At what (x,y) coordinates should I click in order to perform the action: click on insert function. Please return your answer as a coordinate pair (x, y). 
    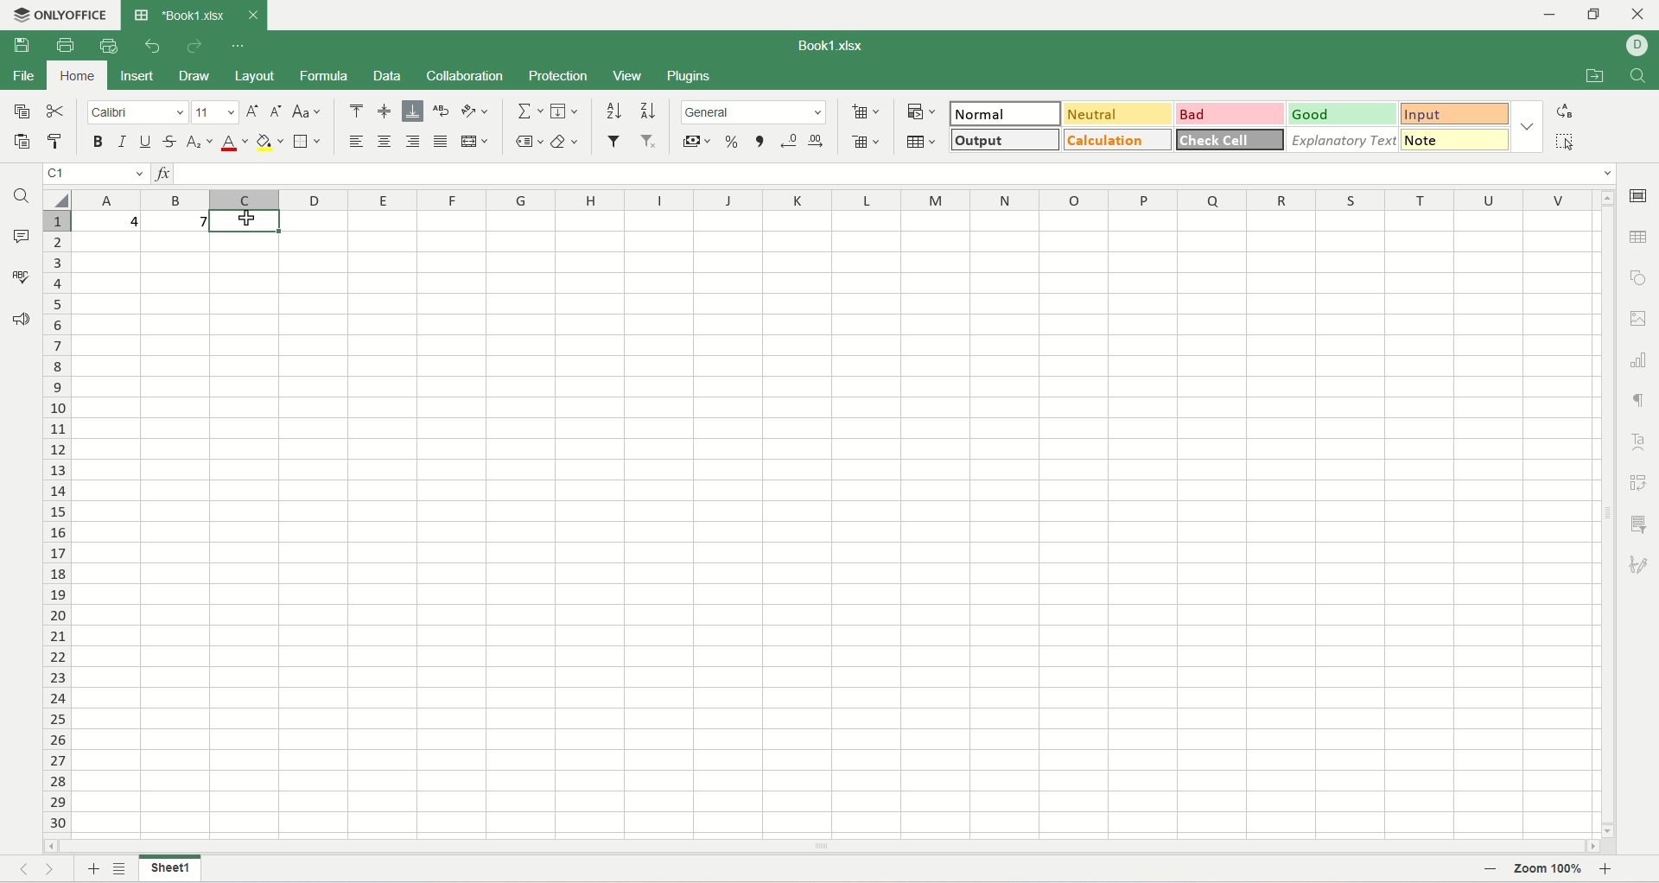
    Looking at the image, I should click on (160, 174).